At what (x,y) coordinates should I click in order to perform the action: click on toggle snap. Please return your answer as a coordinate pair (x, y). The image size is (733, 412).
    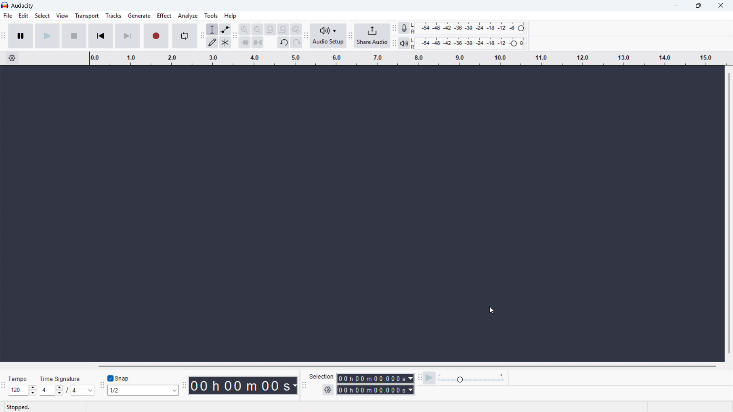
    Looking at the image, I should click on (118, 379).